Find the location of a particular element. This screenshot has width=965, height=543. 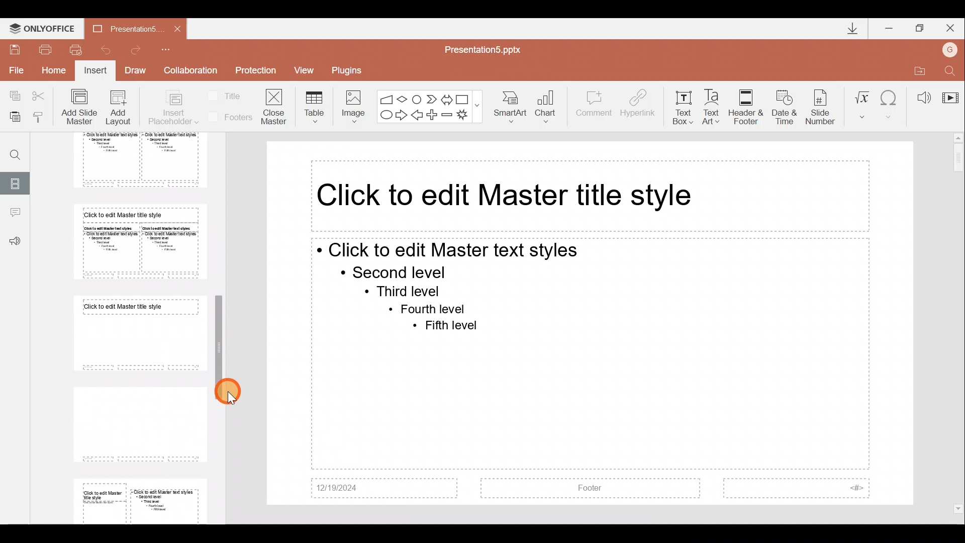

Slide 9 is located at coordinates (142, 499).